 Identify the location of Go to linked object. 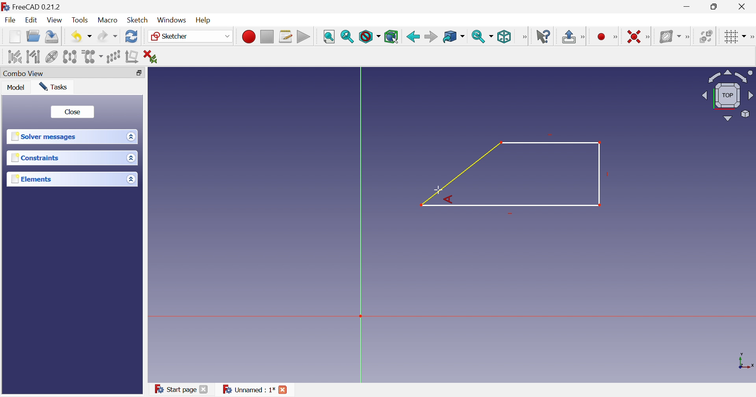
(449, 36).